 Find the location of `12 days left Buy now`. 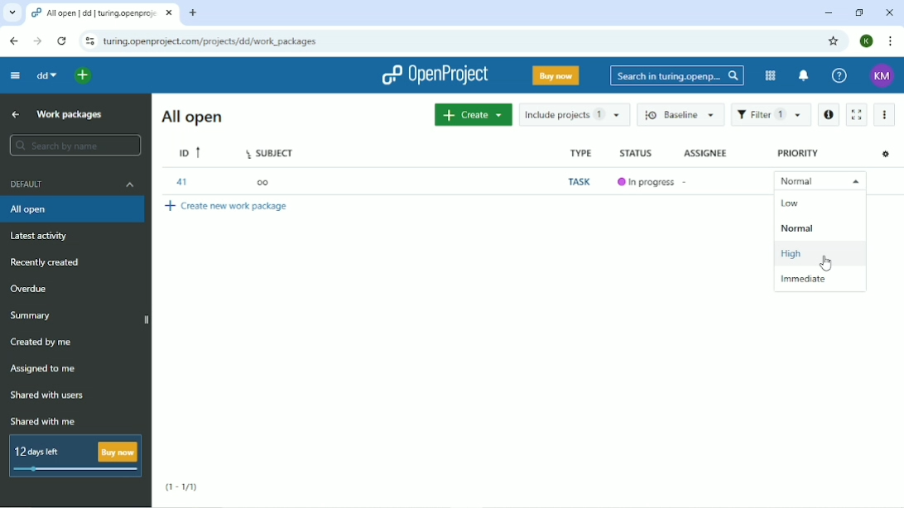

12 days left Buy now is located at coordinates (73, 456).